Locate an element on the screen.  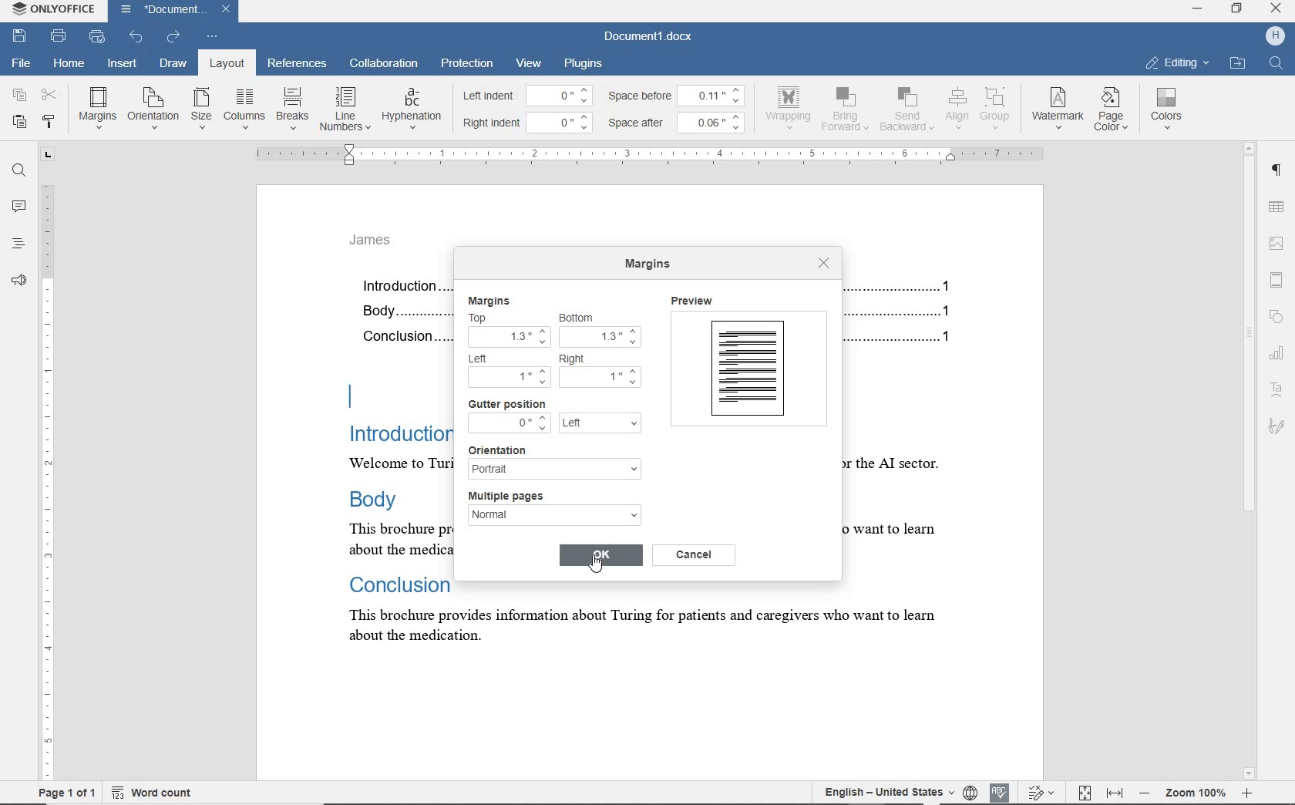
1 is located at coordinates (600, 375).